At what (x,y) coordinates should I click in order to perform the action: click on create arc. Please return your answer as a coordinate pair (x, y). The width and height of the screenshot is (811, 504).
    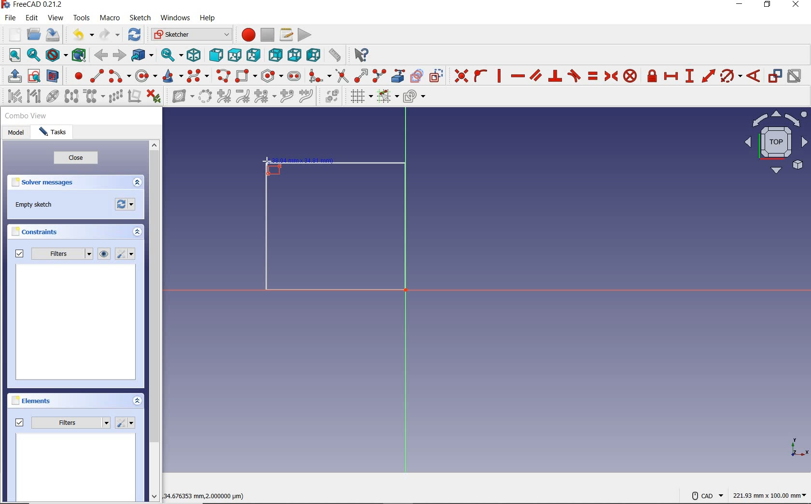
    Looking at the image, I should click on (119, 77).